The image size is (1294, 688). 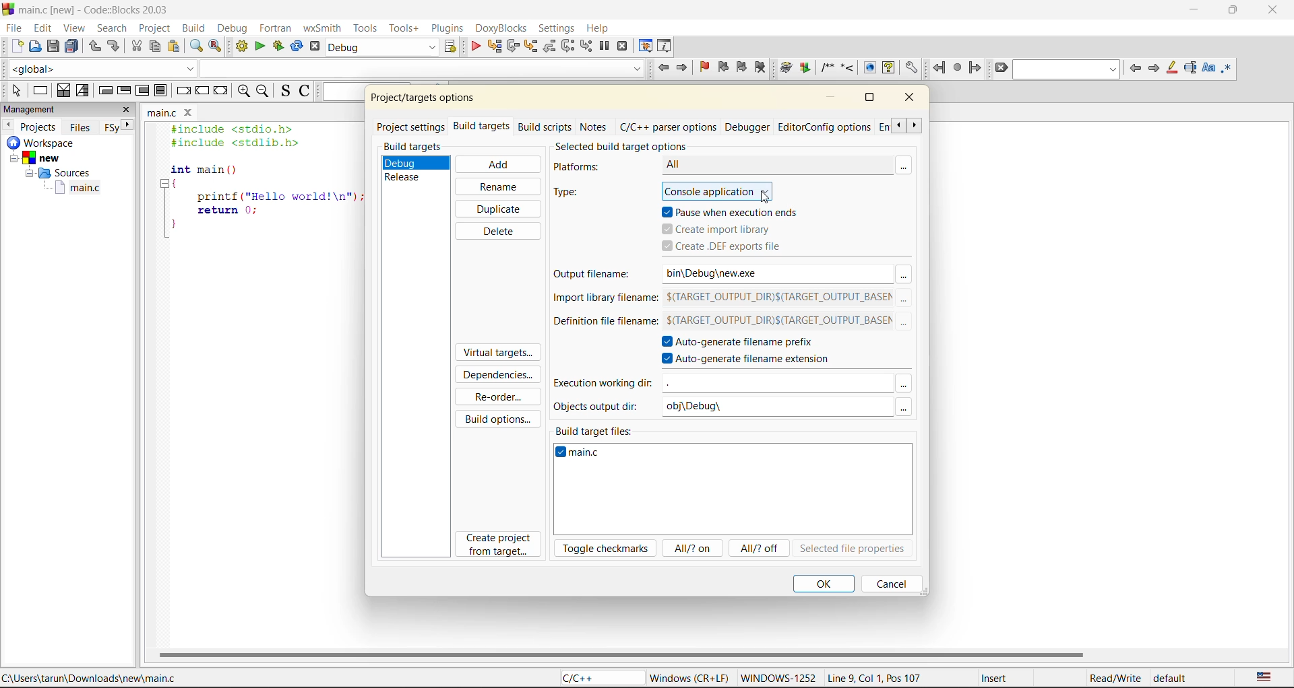 I want to click on plugins, so click(x=448, y=28).